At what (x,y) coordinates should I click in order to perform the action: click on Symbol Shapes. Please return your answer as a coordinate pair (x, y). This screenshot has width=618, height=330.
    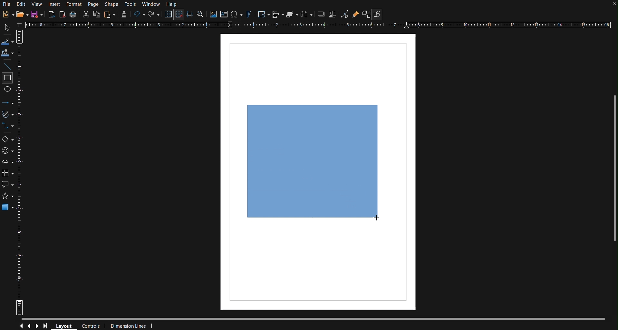
    Looking at the image, I should click on (8, 151).